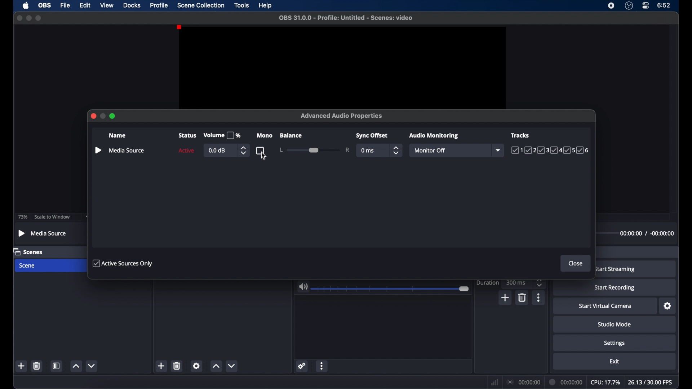 This screenshot has width=692, height=389. I want to click on settings, so click(615, 344).